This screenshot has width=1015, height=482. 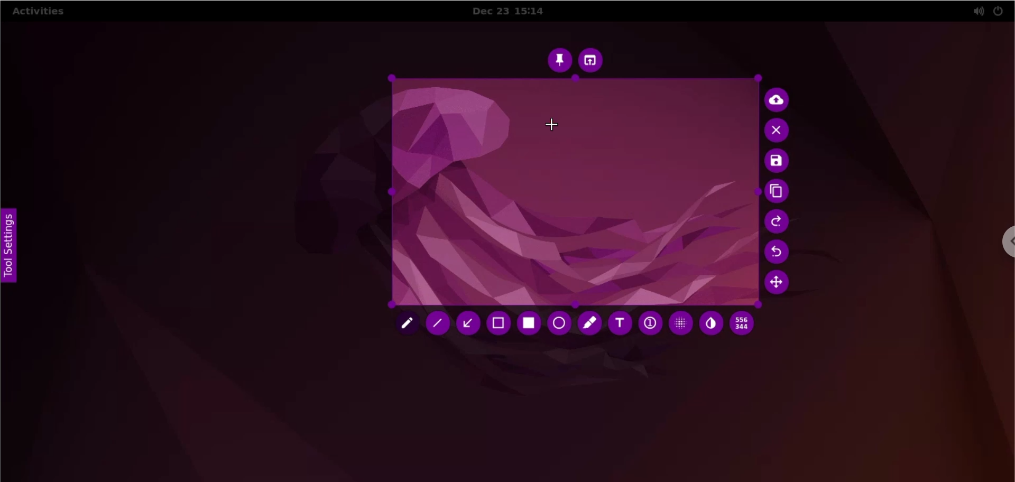 I want to click on marker tool, so click(x=589, y=323).